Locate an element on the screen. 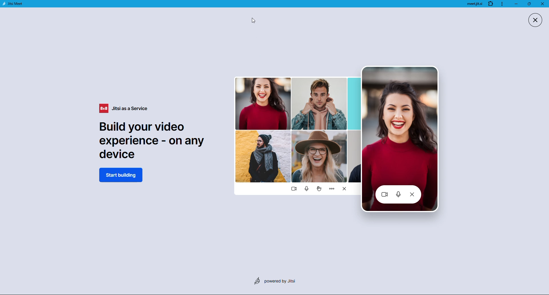  start building is located at coordinates (121, 174).